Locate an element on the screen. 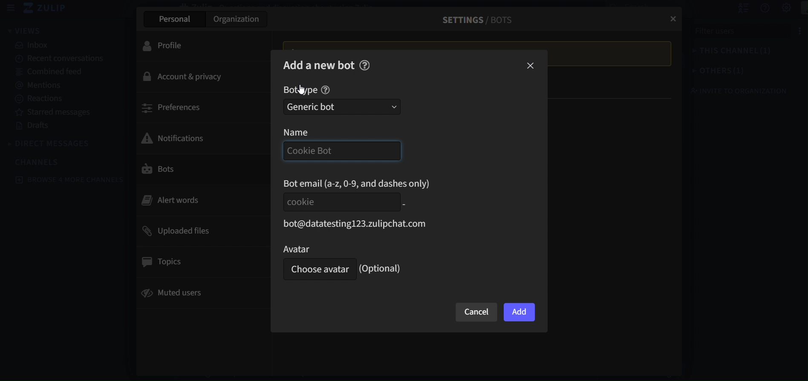 Image resolution: width=808 pixels, height=381 pixels. channels is located at coordinates (43, 162).